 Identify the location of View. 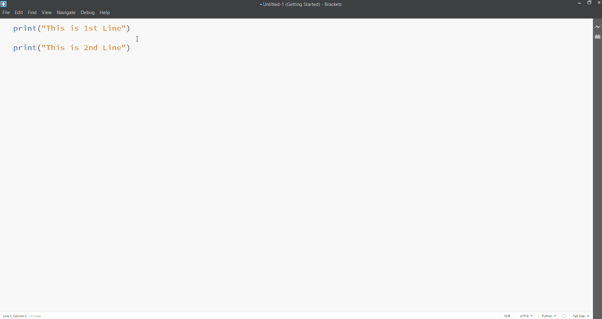
(46, 13).